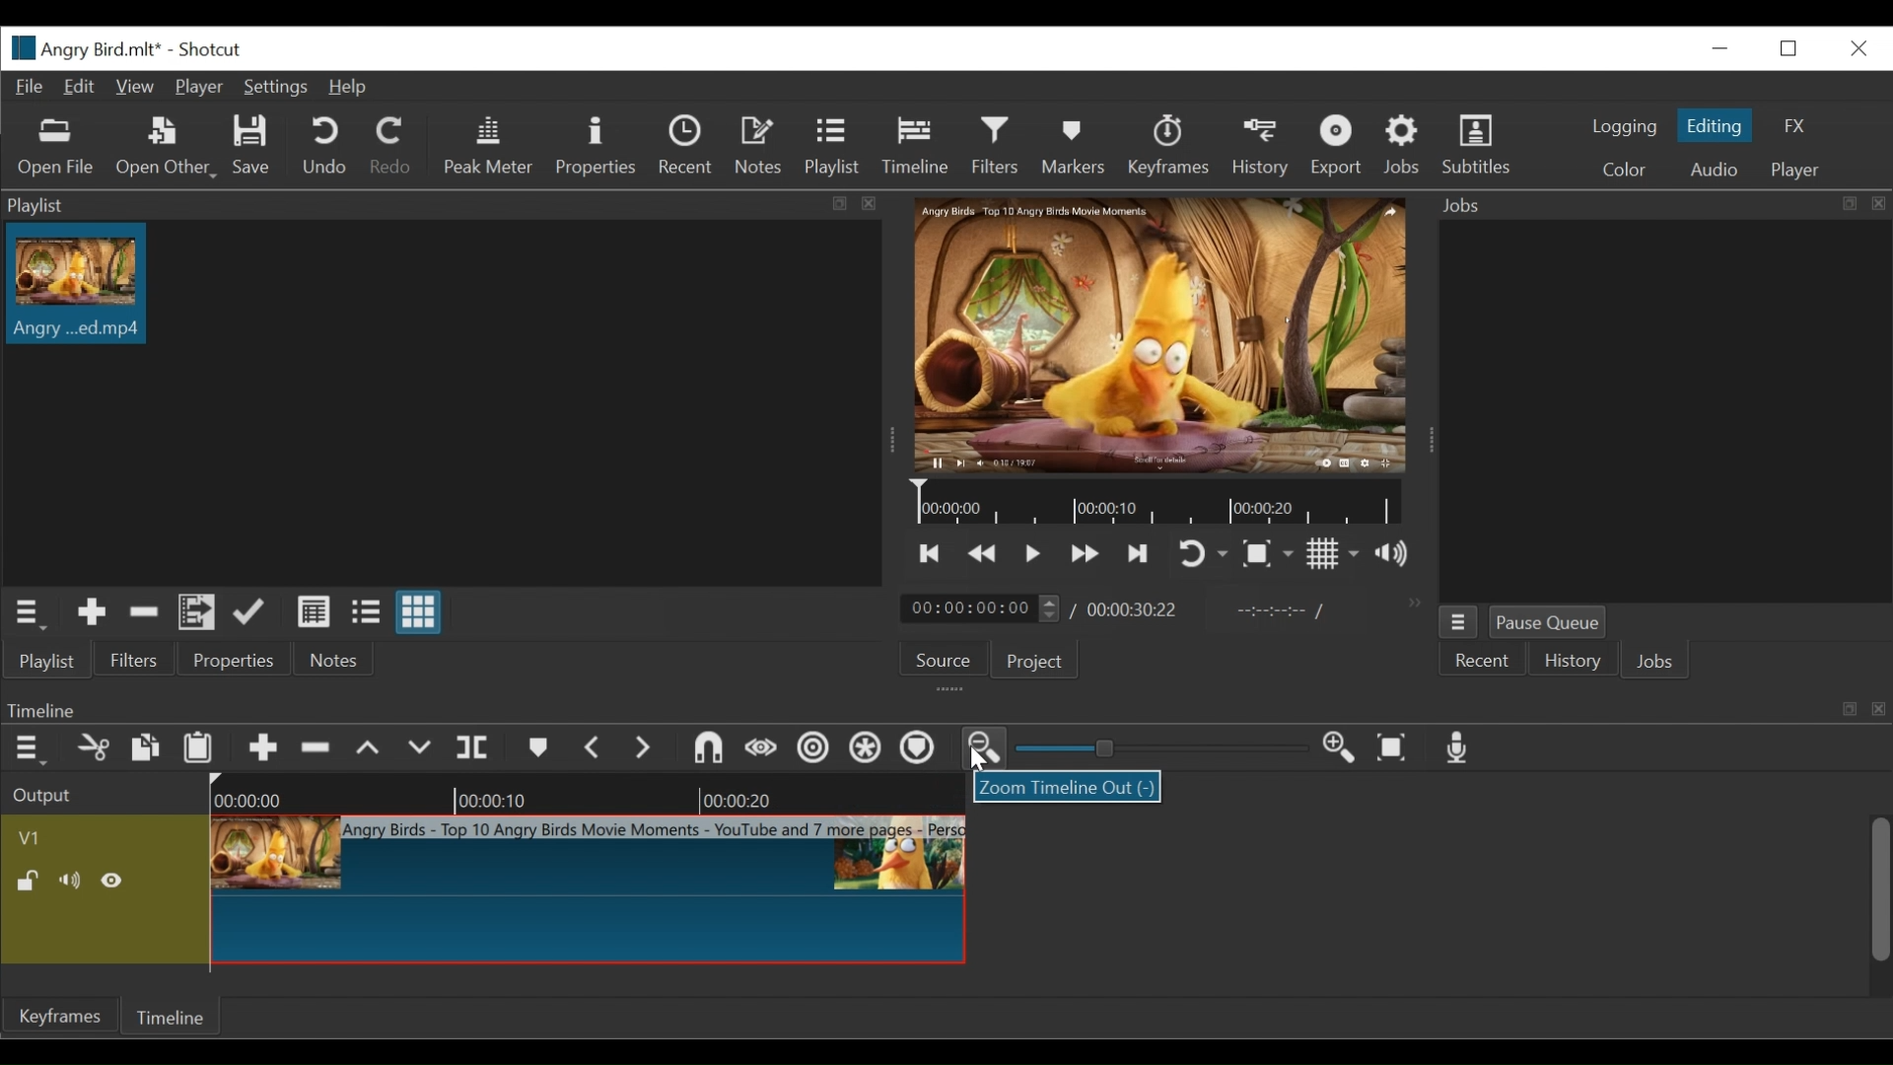 This screenshot has height=1065, width=1893. What do you see at coordinates (79, 283) in the screenshot?
I see `Clip thumbnail` at bounding box center [79, 283].